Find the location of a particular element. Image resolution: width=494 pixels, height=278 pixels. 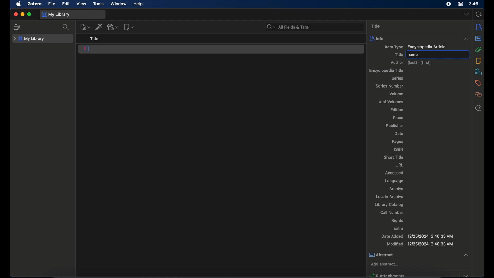

modified is located at coordinates (420, 244).